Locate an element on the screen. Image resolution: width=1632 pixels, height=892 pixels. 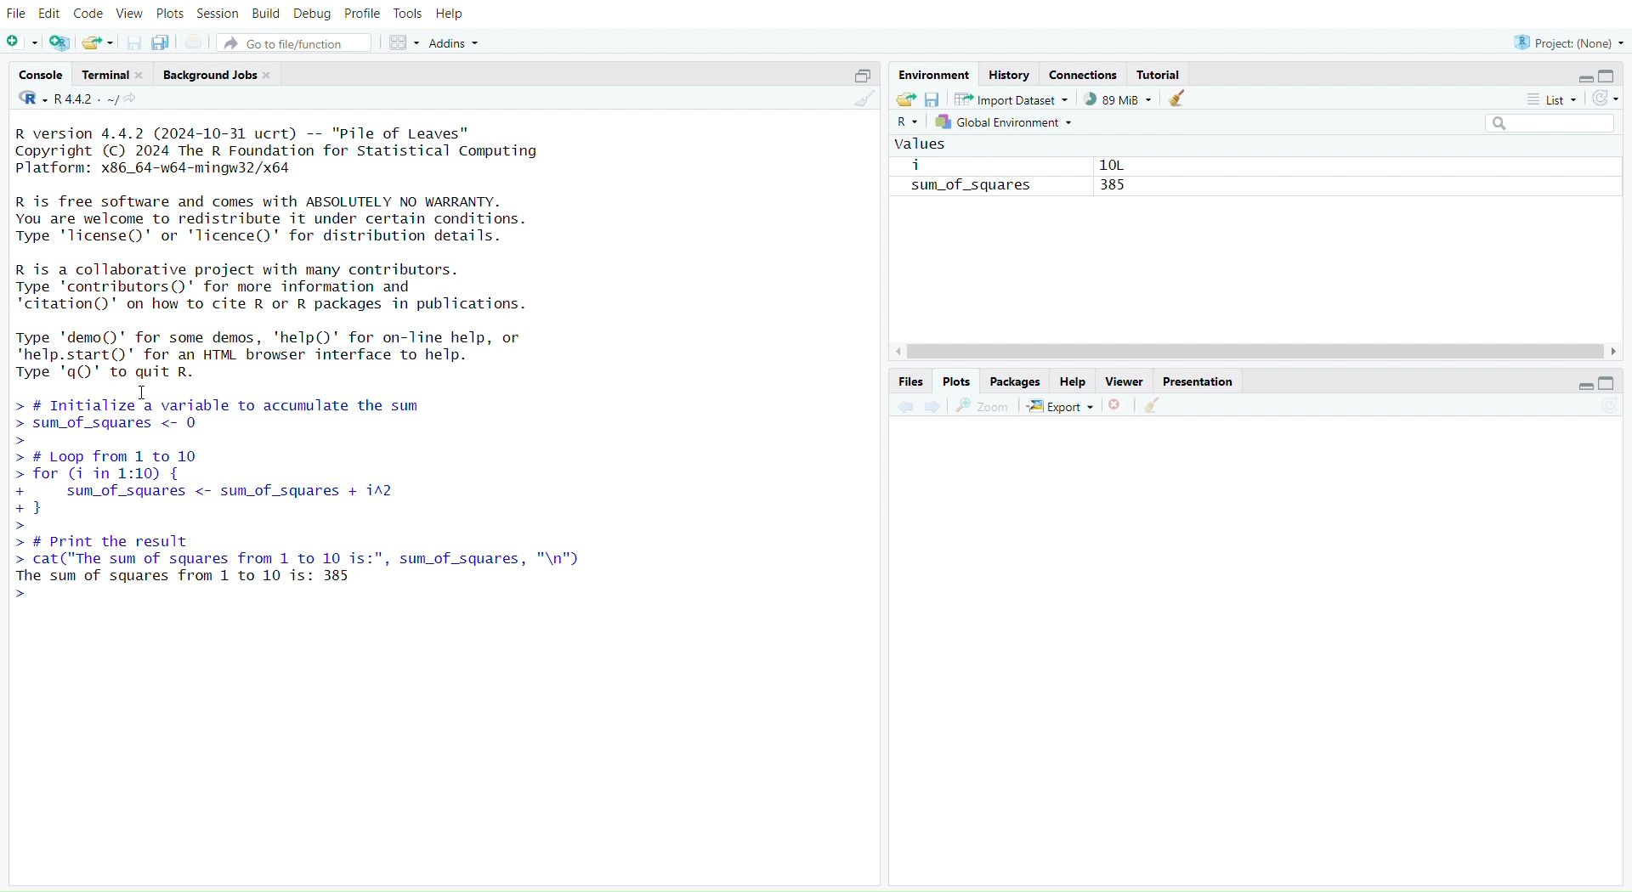
forward is located at coordinates (934, 408).